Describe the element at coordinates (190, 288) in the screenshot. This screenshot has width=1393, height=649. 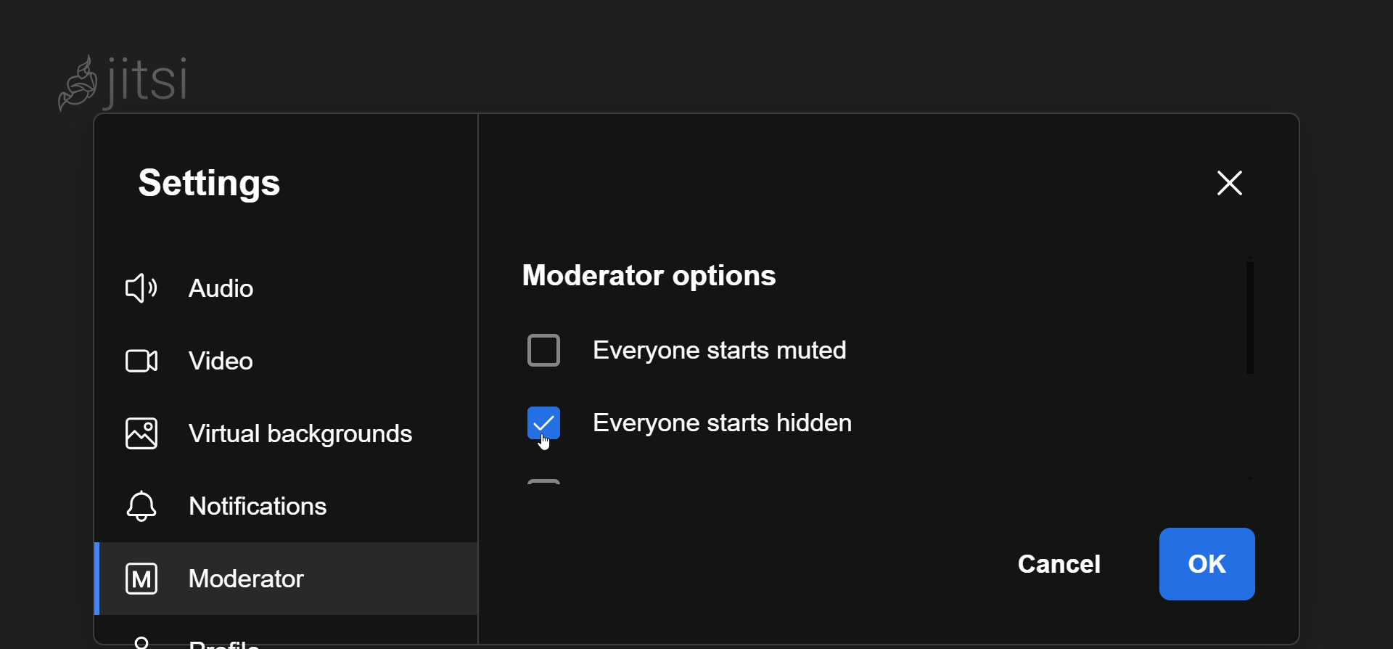
I see `audio` at that location.